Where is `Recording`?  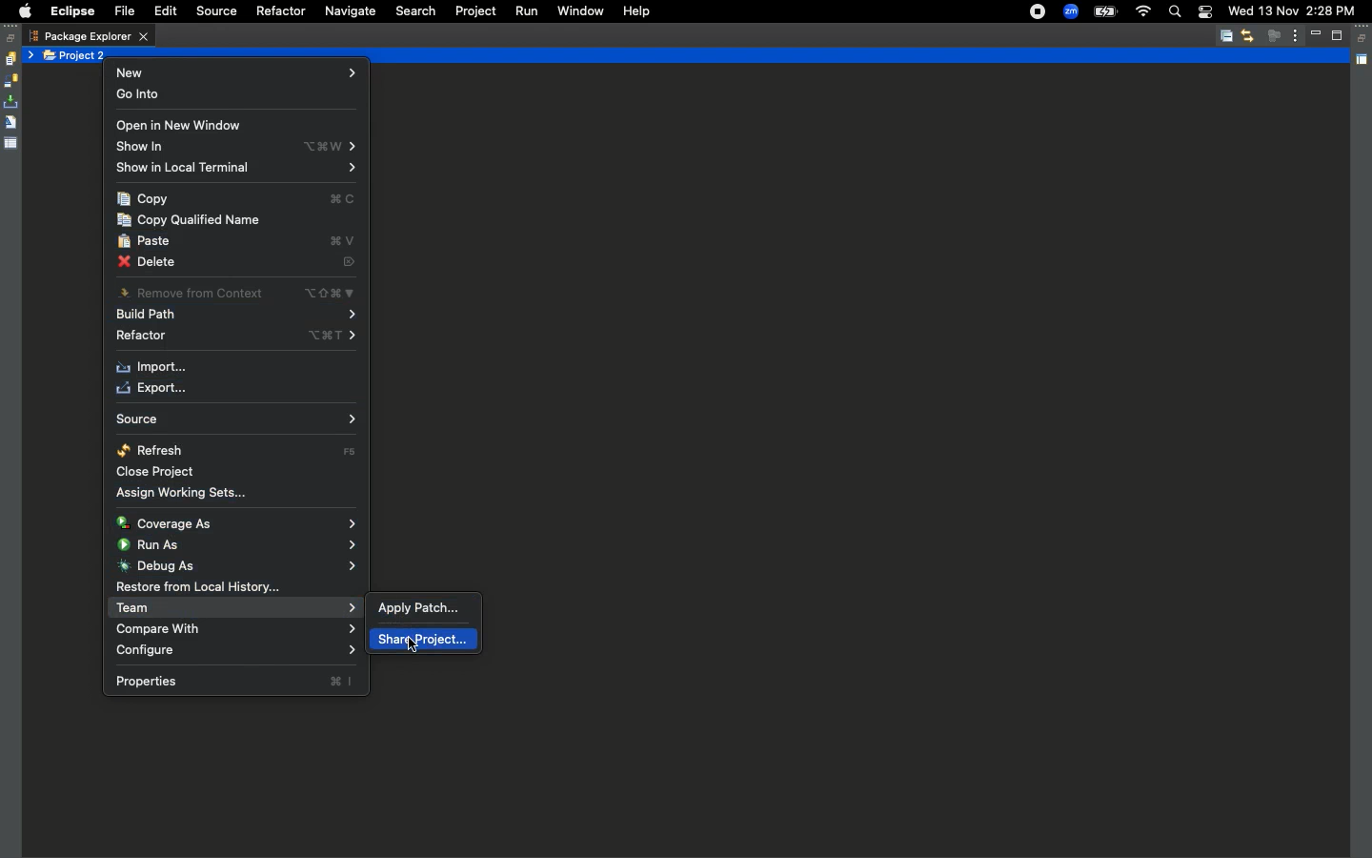
Recording is located at coordinates (1039, 11).